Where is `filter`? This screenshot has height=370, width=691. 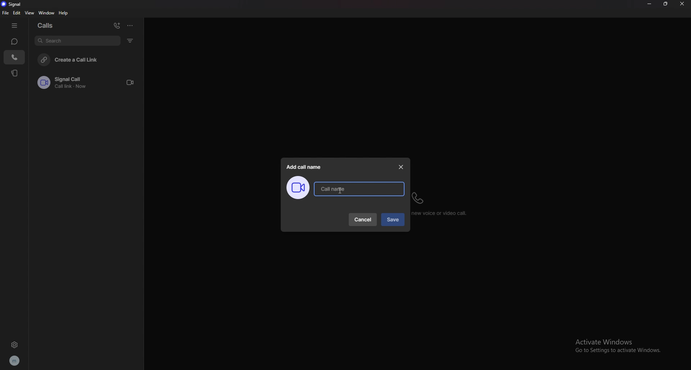 filter is located at coordinates (131, 40).